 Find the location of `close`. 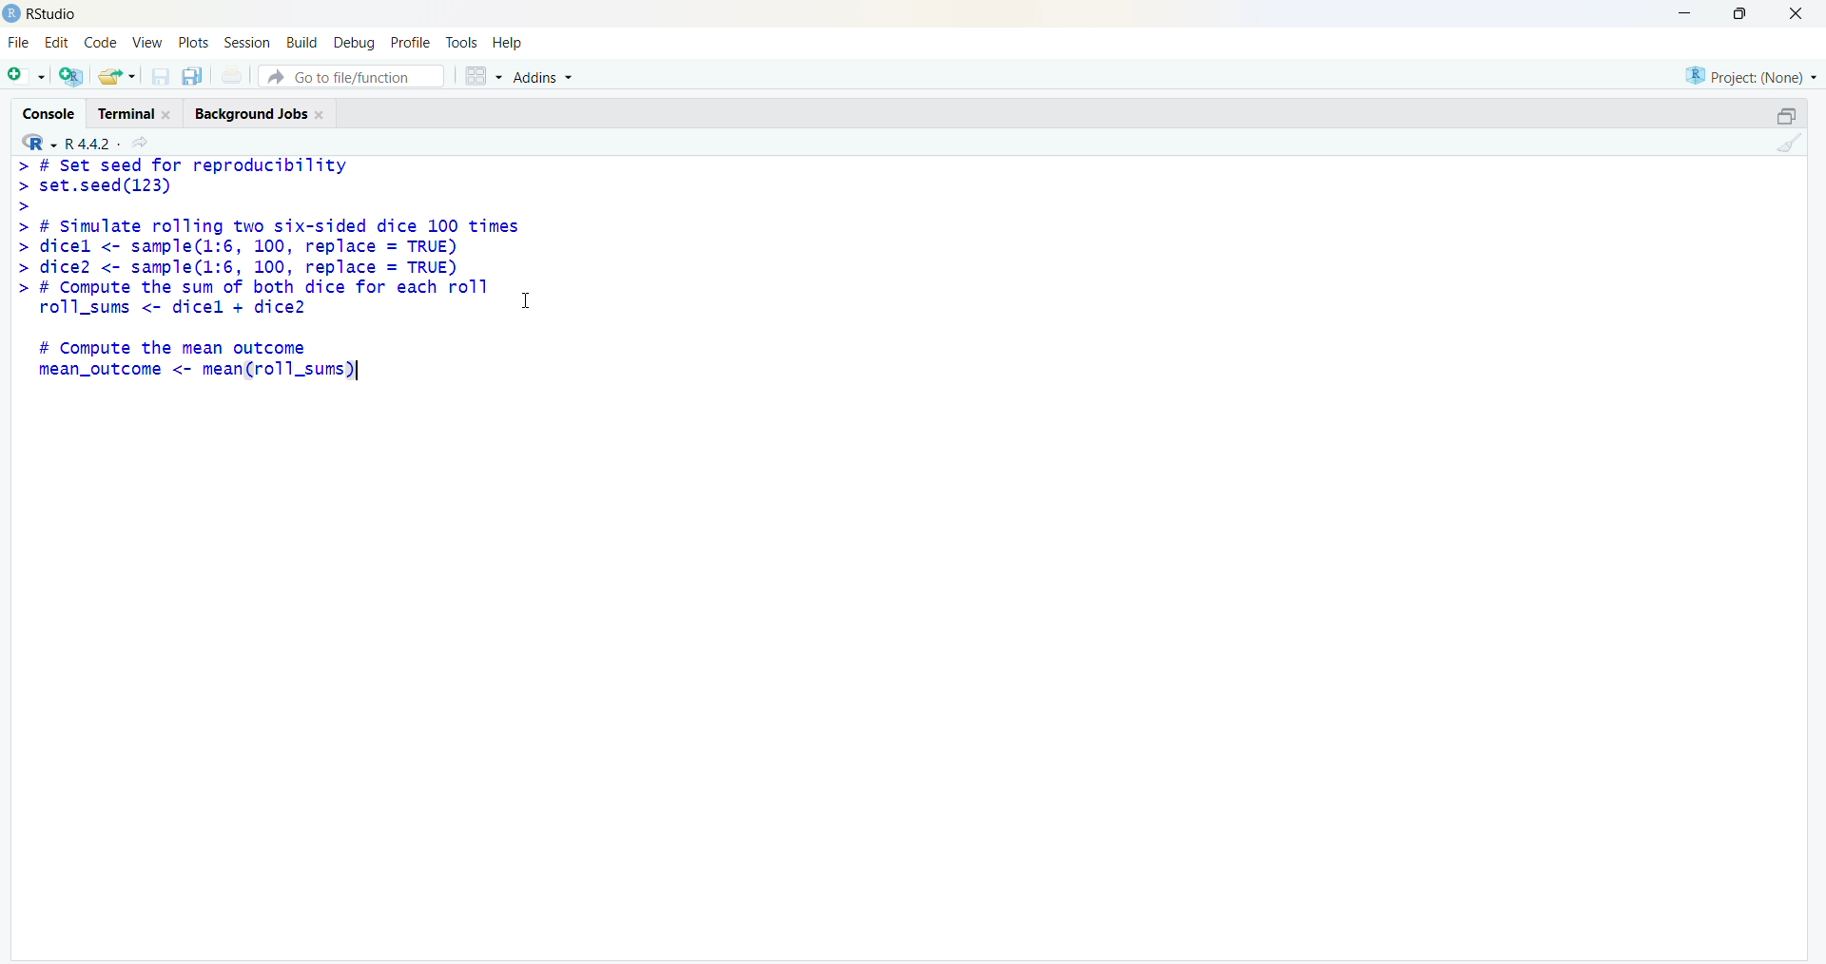

close is located at coordinates (167, 115).